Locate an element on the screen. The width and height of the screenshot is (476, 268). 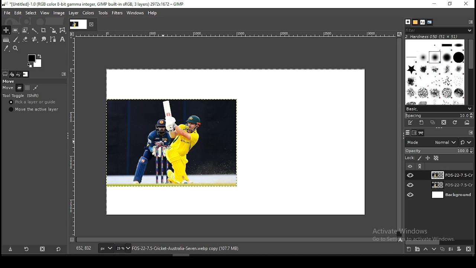
patterns is located at coordinates (415, 22).